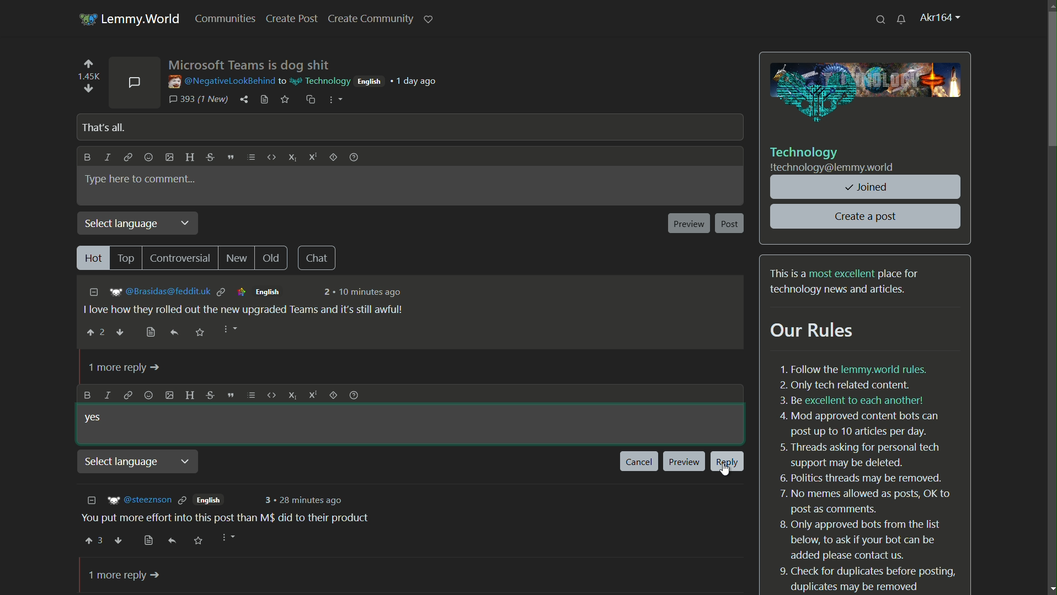 This screenshot has height=595, width=1057. What do you see at coordinates (867, 93) in the screenshot?
I see `image` at bounding box center [867, 93].